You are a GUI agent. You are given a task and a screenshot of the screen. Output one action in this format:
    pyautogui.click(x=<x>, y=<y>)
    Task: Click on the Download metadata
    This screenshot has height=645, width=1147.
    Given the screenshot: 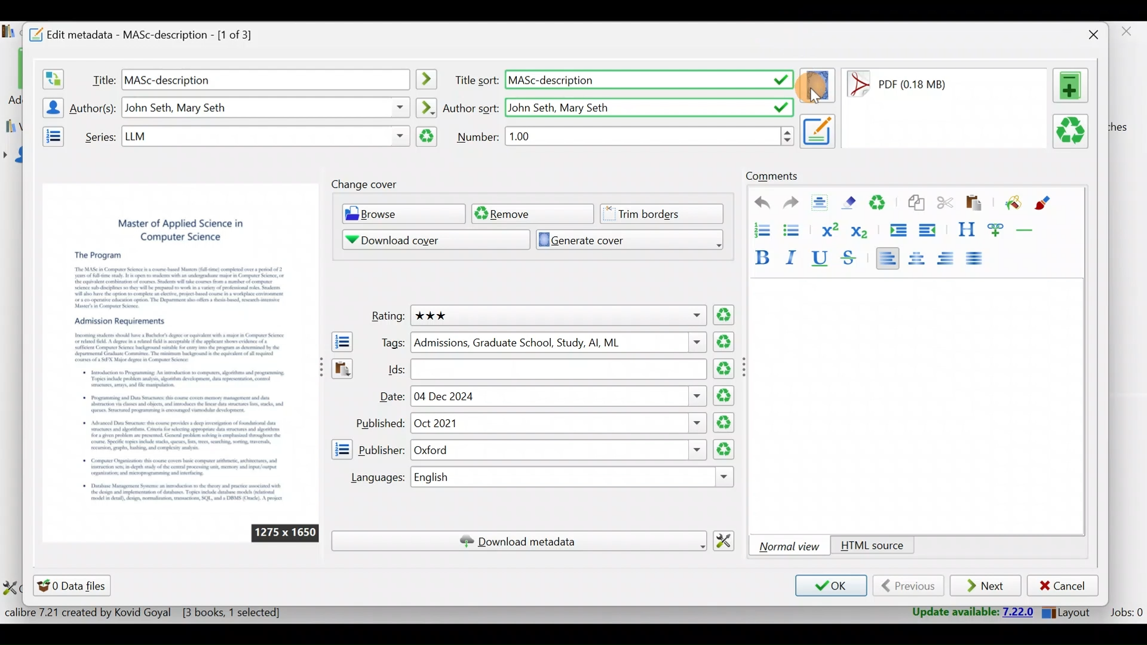 What is the action you would take?
    pyautogui.click(x=519, y=541)
    